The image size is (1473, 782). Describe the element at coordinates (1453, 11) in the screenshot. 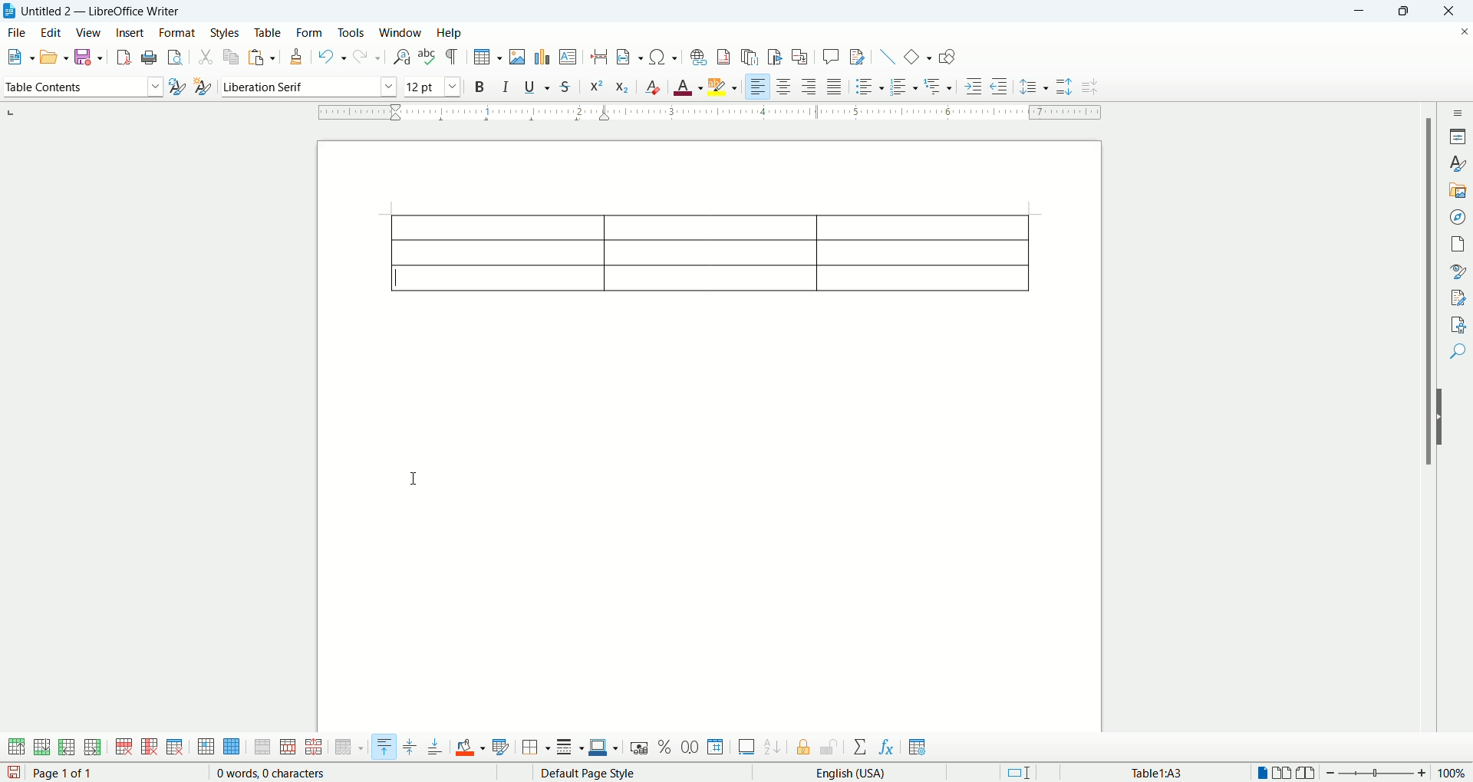

I see `close` at that location.